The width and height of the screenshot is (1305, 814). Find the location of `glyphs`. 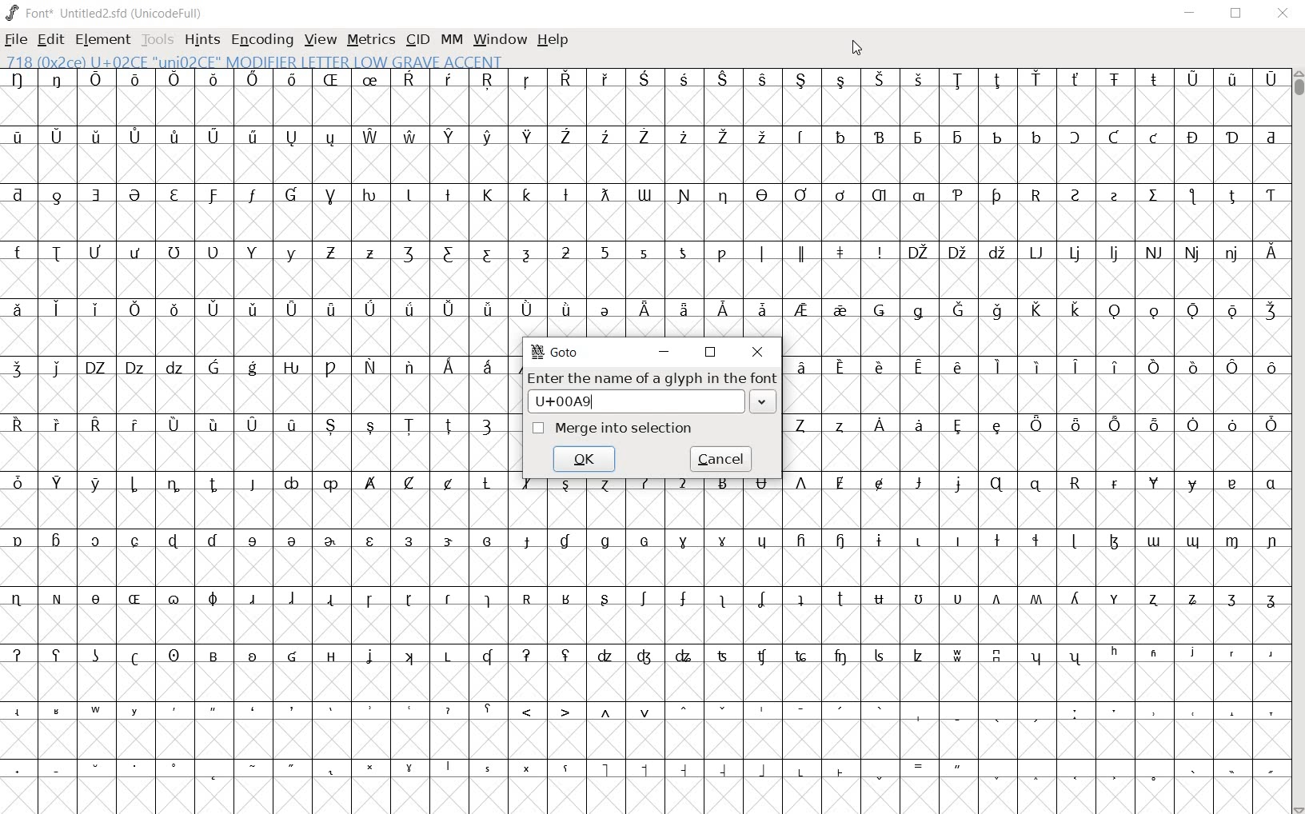

glyphs is located at coordinates (257, 442).